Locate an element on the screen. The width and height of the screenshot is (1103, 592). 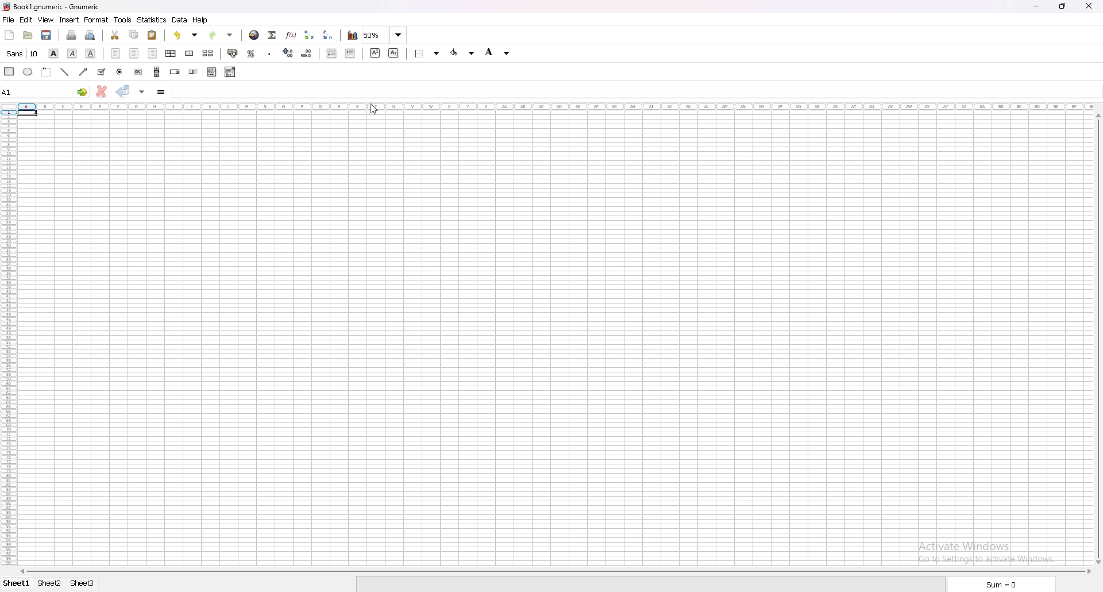
accept changes in multiple cells is located at coordinates (142, 91).